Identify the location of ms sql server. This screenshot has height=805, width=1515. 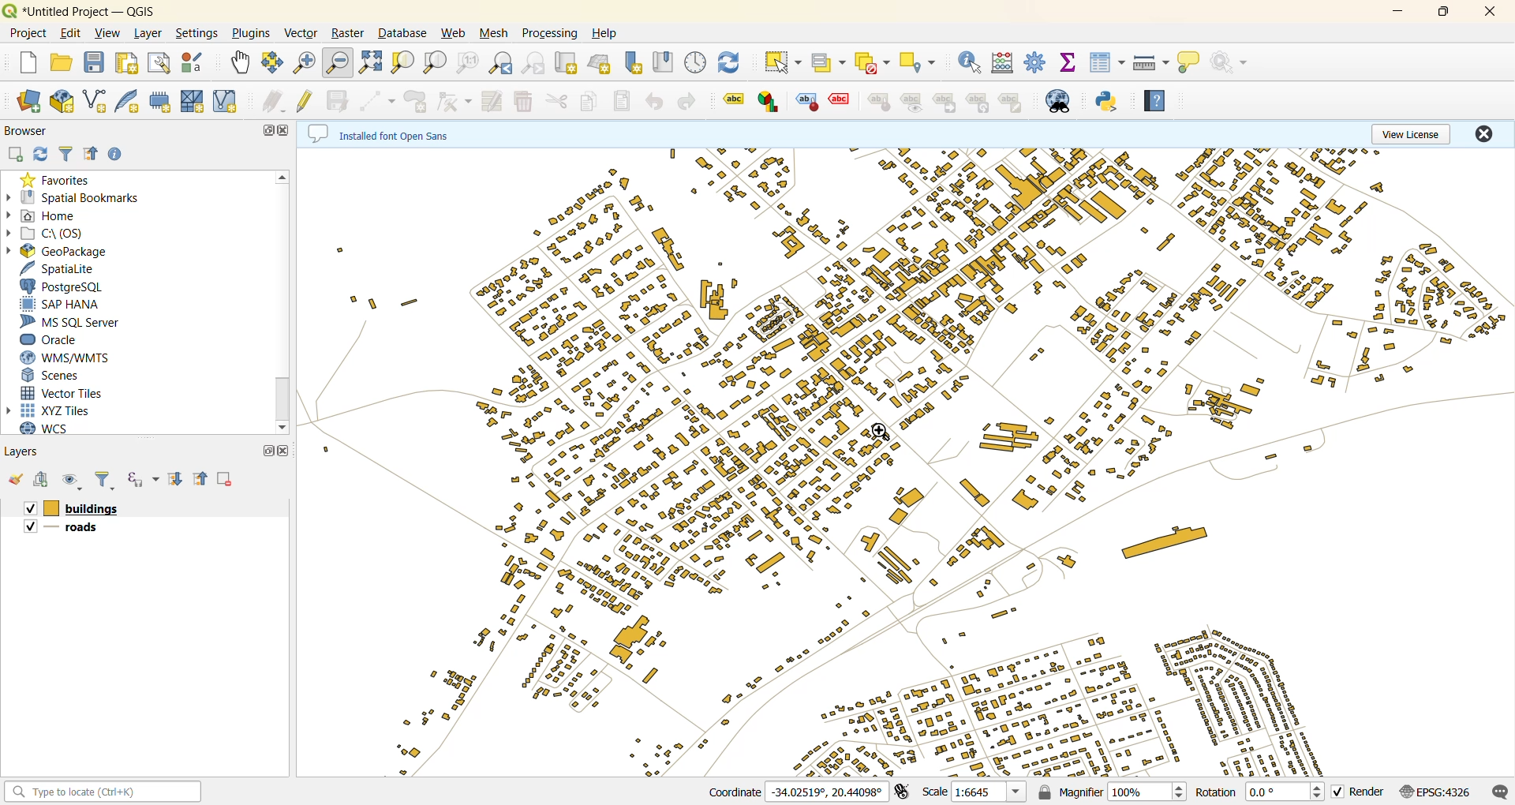
(80, 321).